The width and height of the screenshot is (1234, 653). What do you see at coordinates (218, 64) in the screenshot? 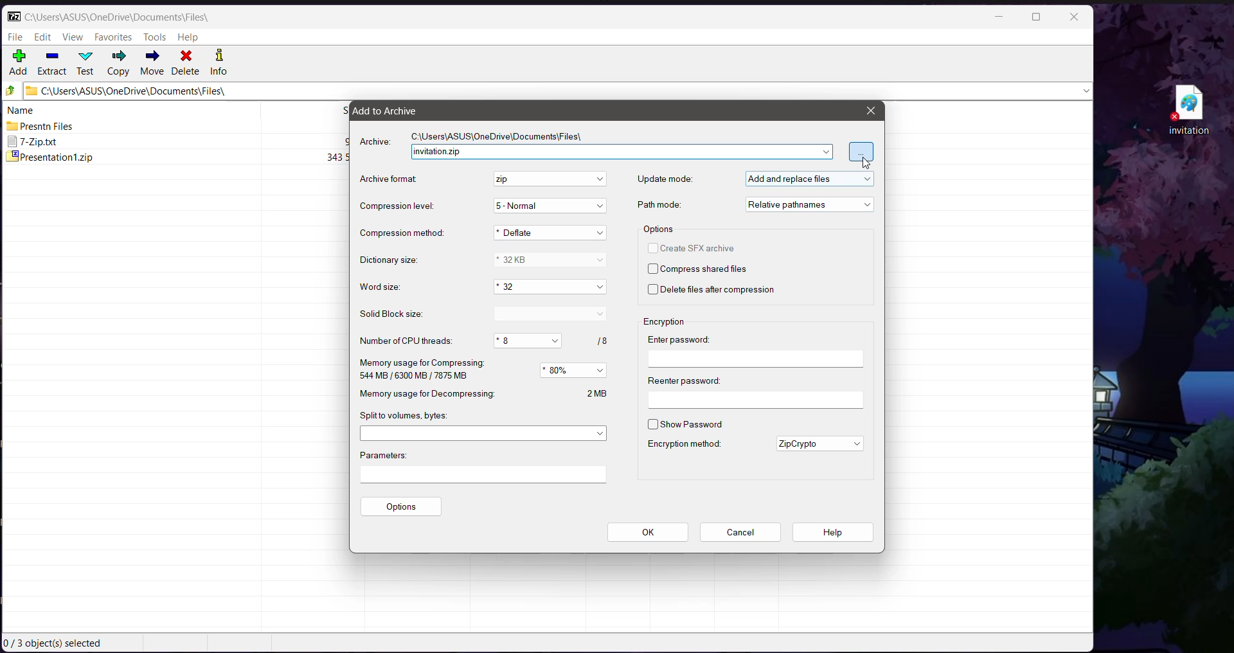
I see `Info` at bounding box center [218, 64].